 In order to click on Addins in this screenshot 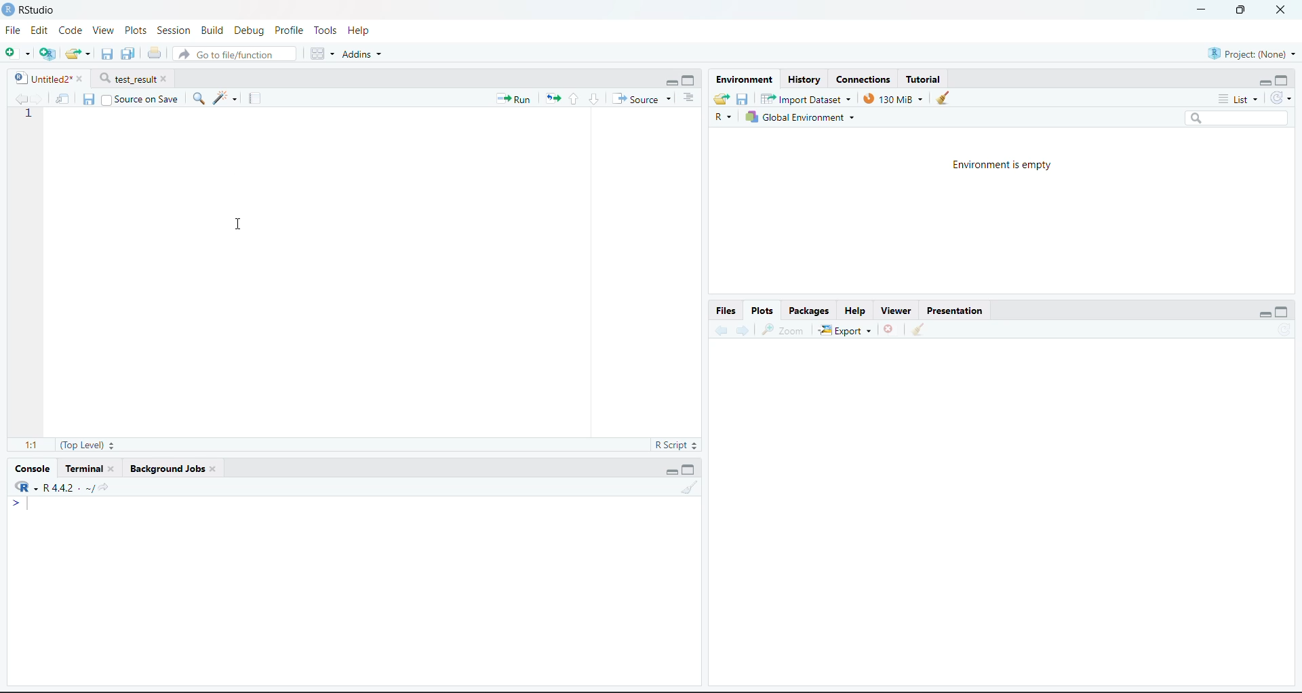, I will do `click(363, 54)`.